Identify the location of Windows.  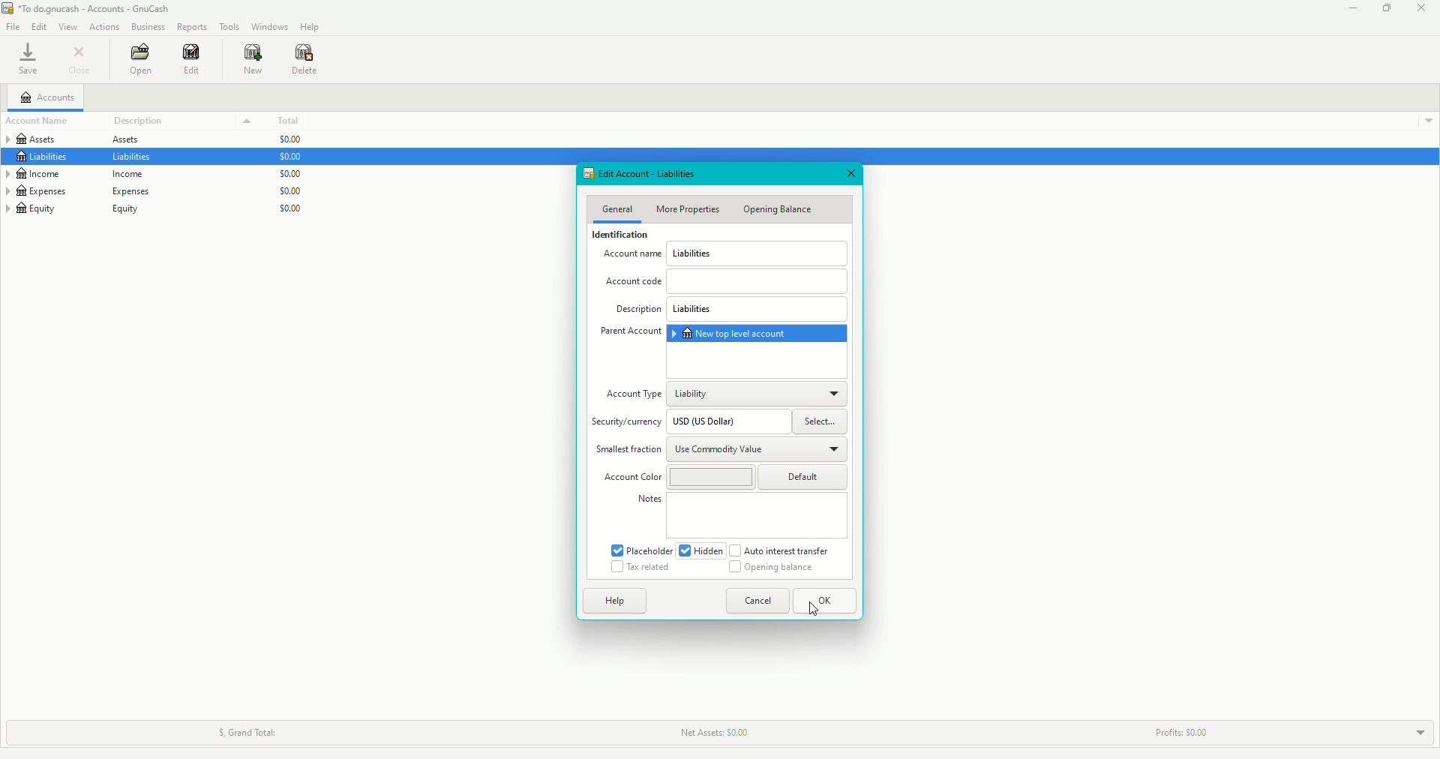
(271, 27).